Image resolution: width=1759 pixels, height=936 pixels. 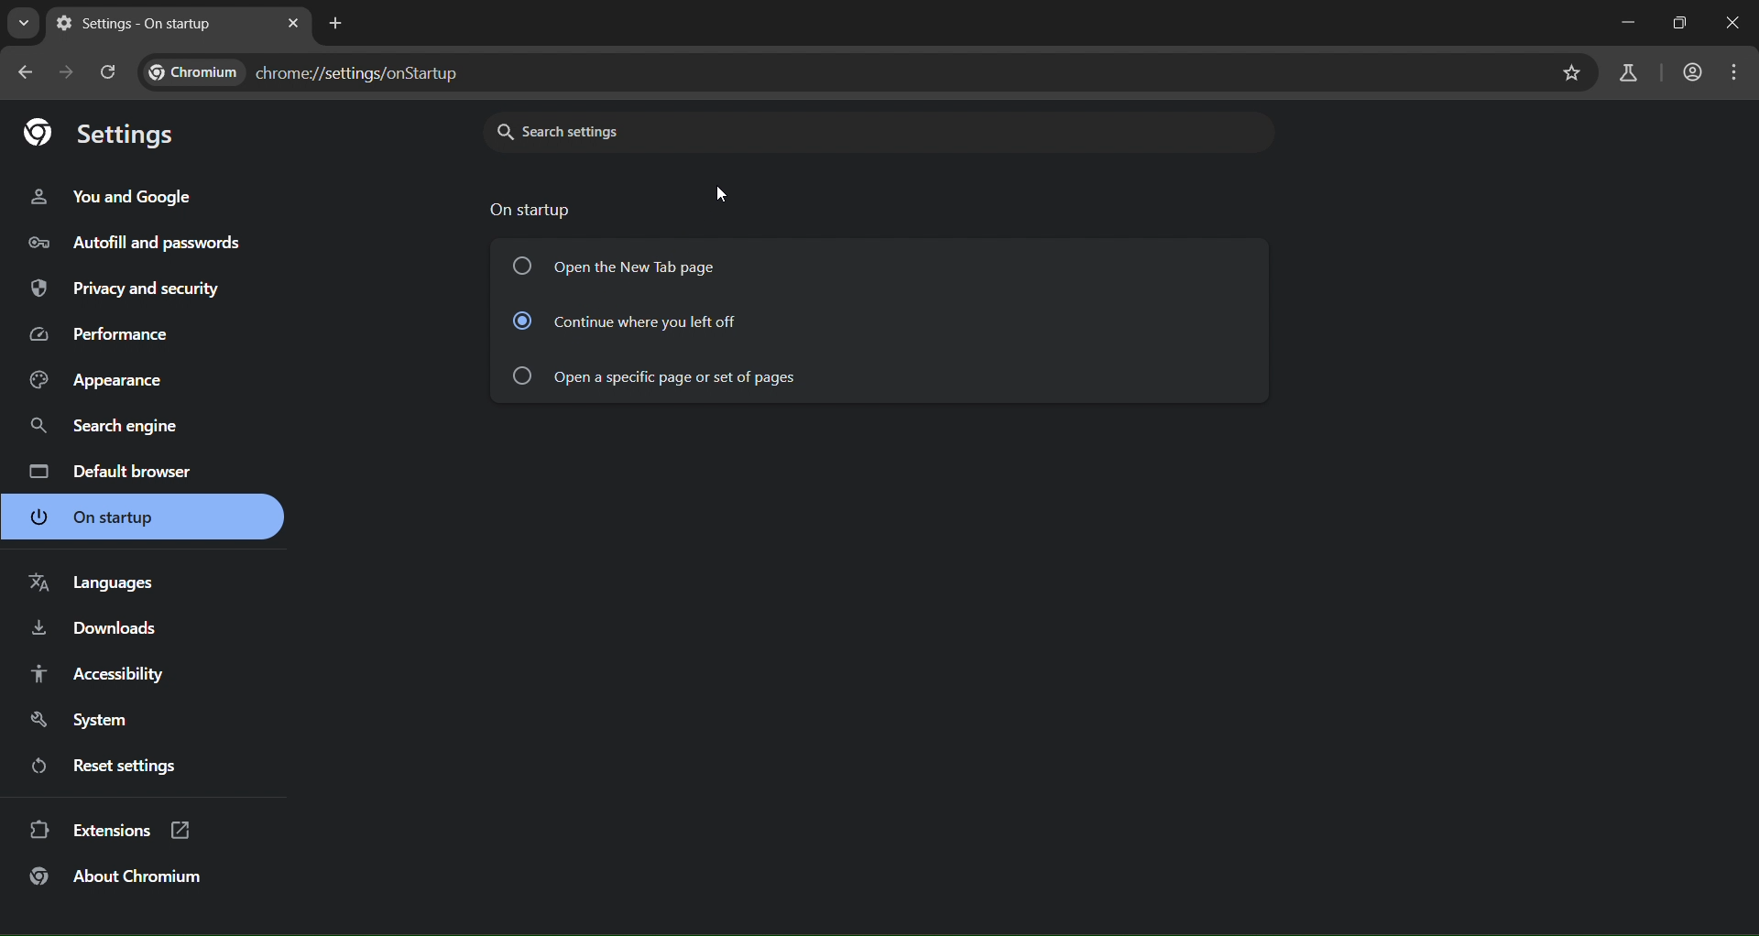 I want to click on accessibility, so click(x=98, y=677).